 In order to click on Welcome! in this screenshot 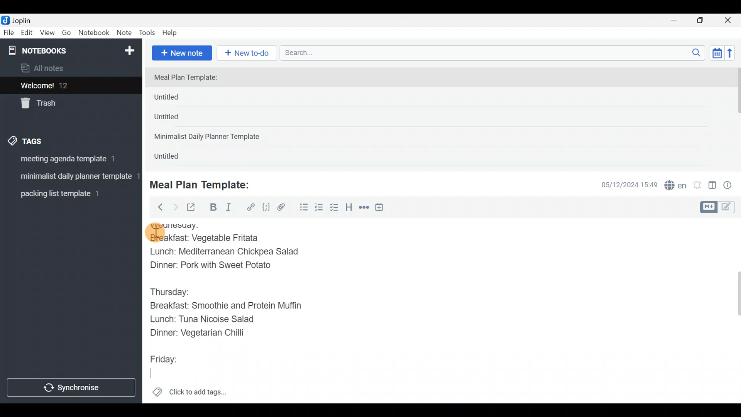, I will do `click(70, 86)`.